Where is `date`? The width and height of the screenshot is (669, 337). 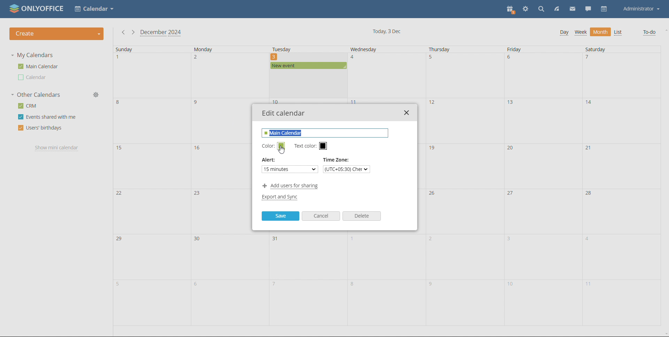
date is located at coordinates (151, 210).